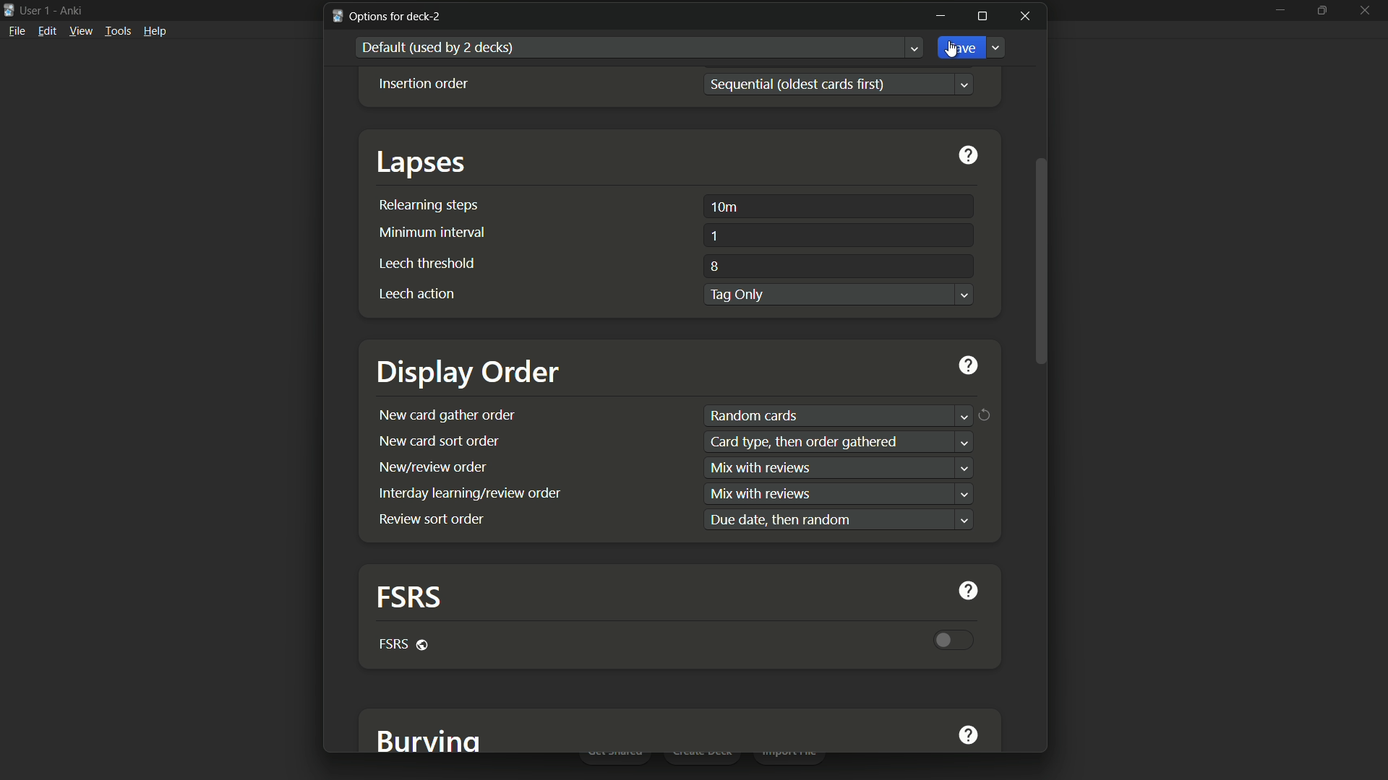  I want to click on new card sort order, so click(439, 441).